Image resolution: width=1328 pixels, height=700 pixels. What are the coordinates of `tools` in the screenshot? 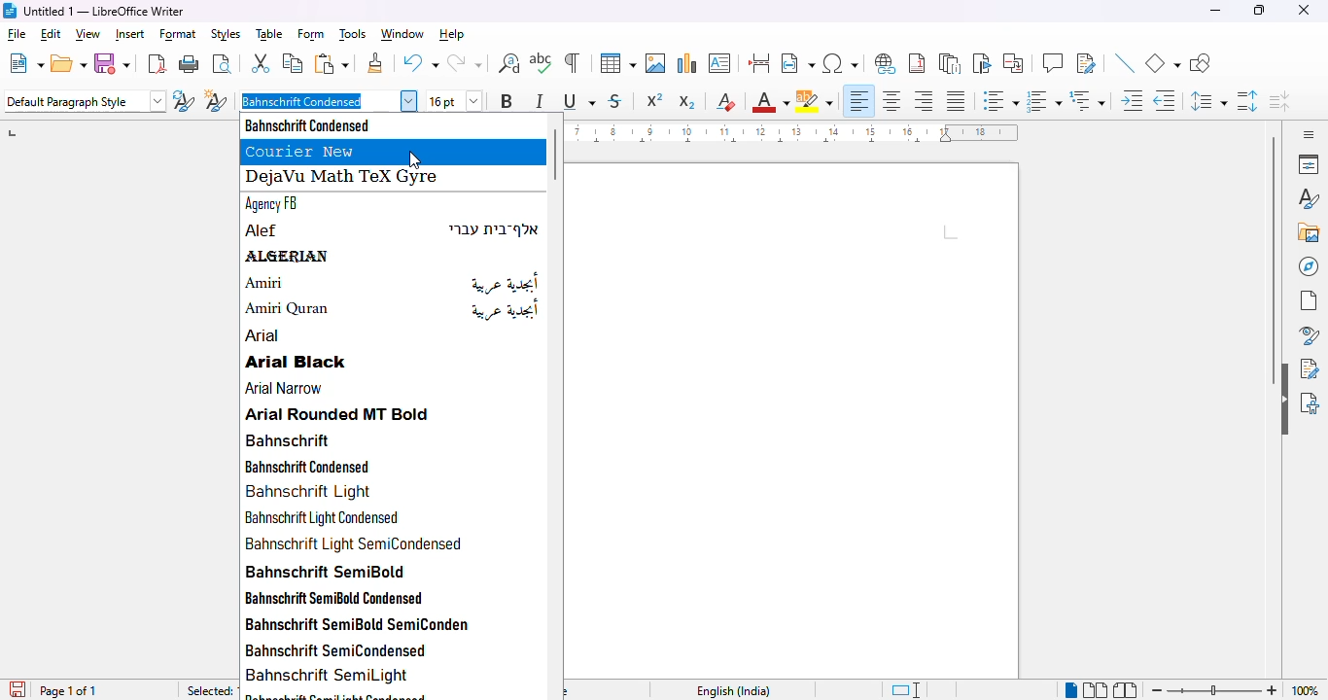 It's located at (353, 35).